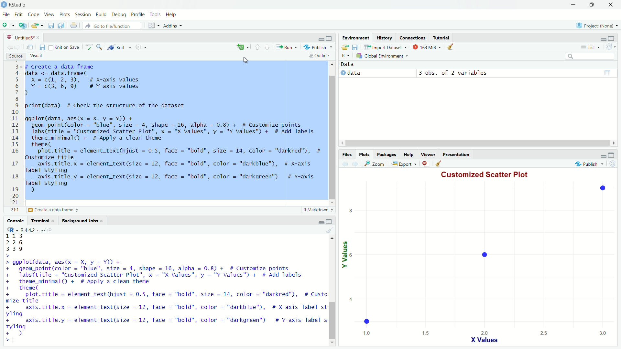  Describe the element at coordinates (590, 56) in the screenshot. I see `Search` at that location.